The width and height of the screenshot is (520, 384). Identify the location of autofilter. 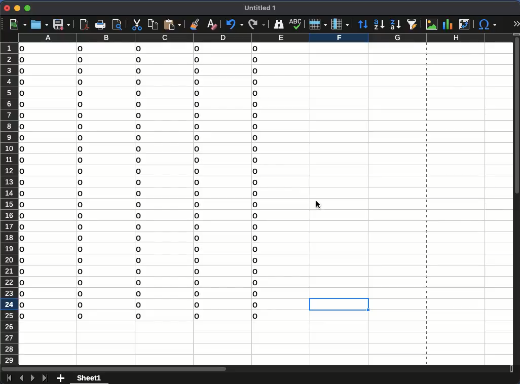
(413, 23).